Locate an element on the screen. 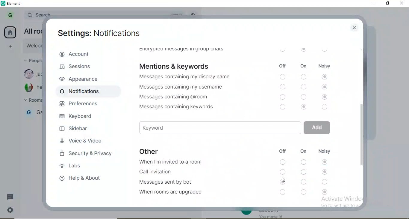 The height and width of the screenshot is (219, 409). email is located at coordinates (33, 31).